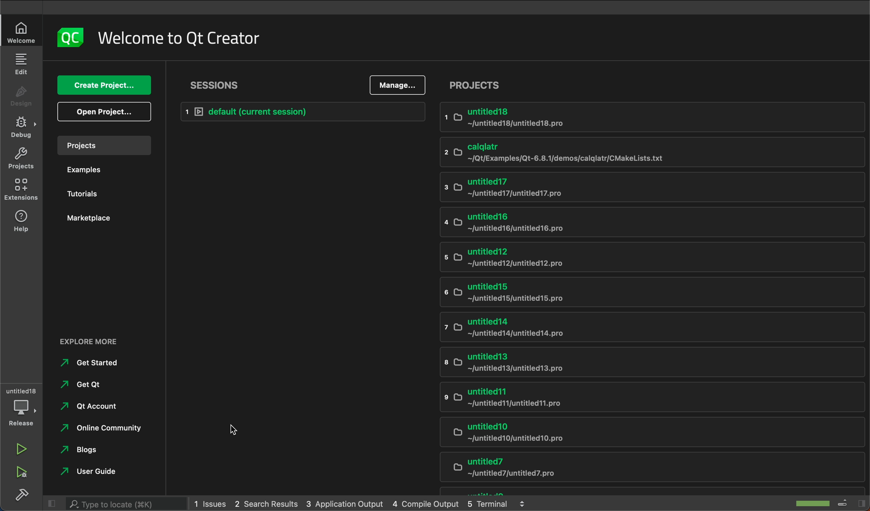 The image size is (870, 511). I want to click on projects, so click(22, 157).